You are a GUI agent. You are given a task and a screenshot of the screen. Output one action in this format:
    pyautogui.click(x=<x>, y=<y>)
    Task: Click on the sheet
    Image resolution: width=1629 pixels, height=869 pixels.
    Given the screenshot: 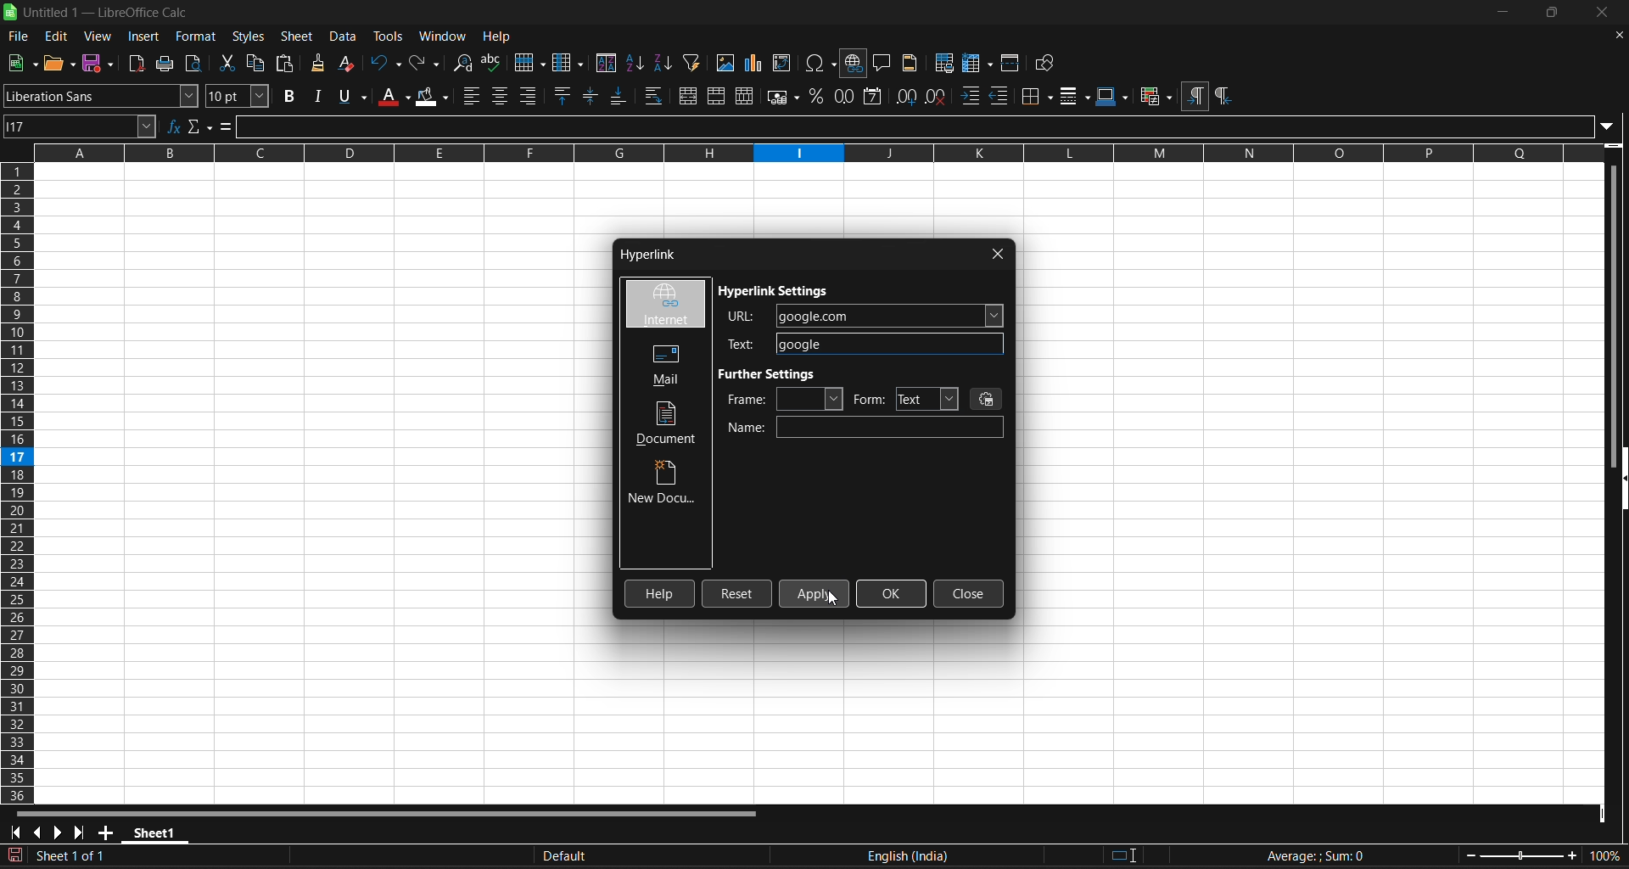 What is the action you would take?
    pyautogui.click(x=297, y=36)
    